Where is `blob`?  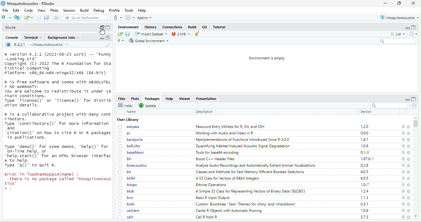
blob is located at coordinates (126, 191).